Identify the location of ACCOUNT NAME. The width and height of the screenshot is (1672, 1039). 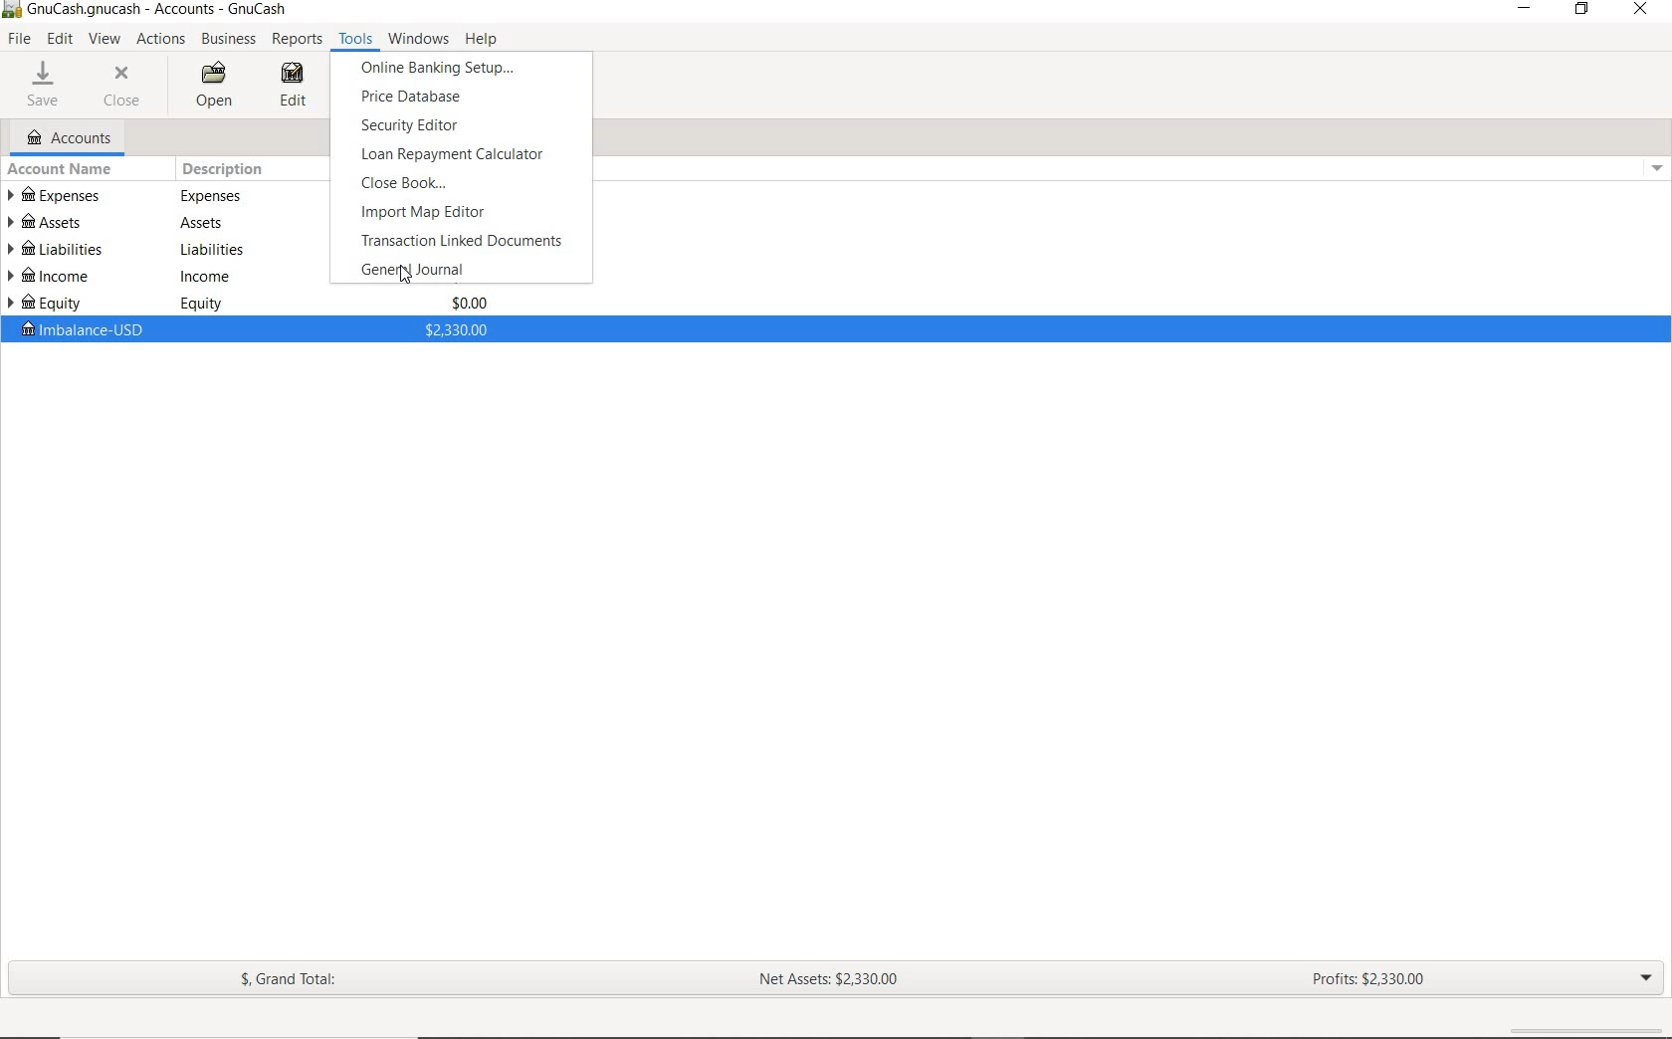
(164, 168).